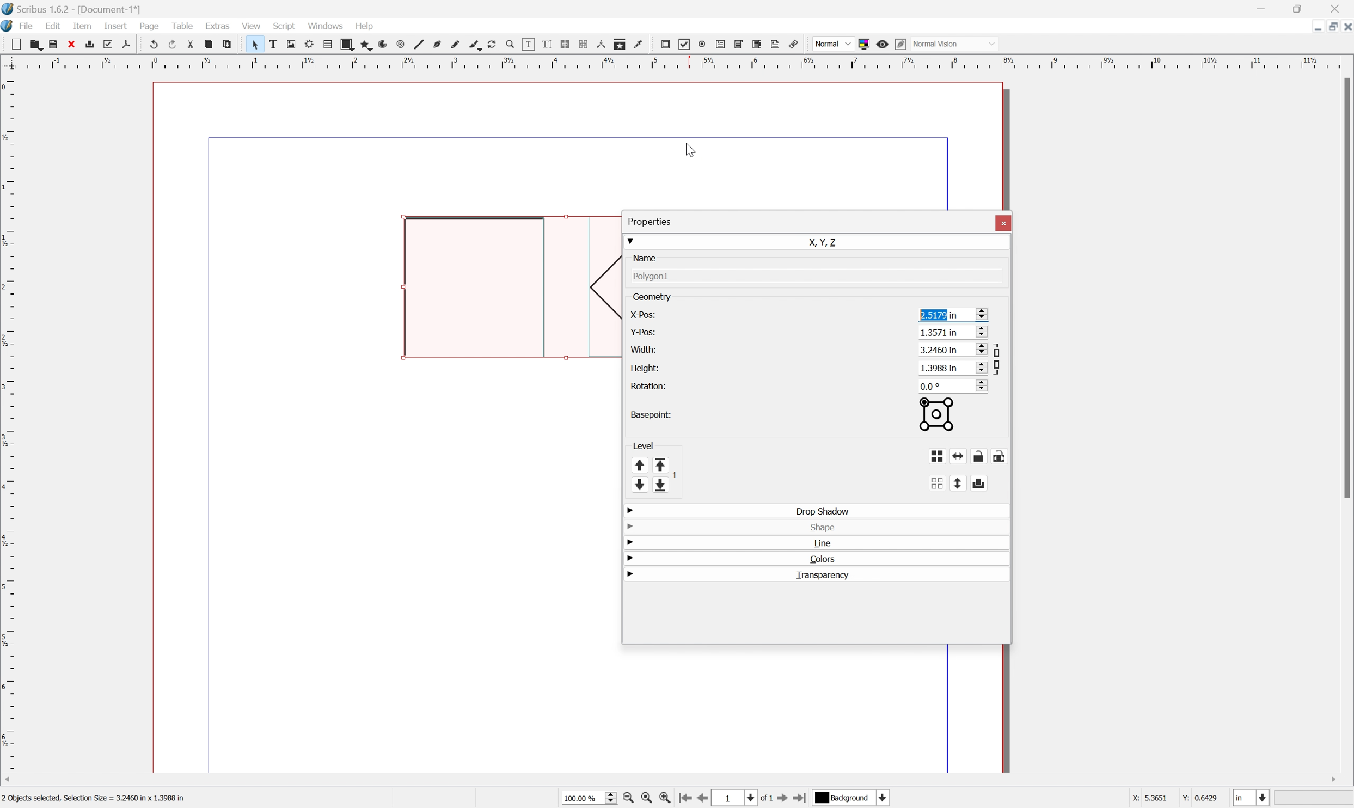  I want to click on transparency, so click(824, 576).